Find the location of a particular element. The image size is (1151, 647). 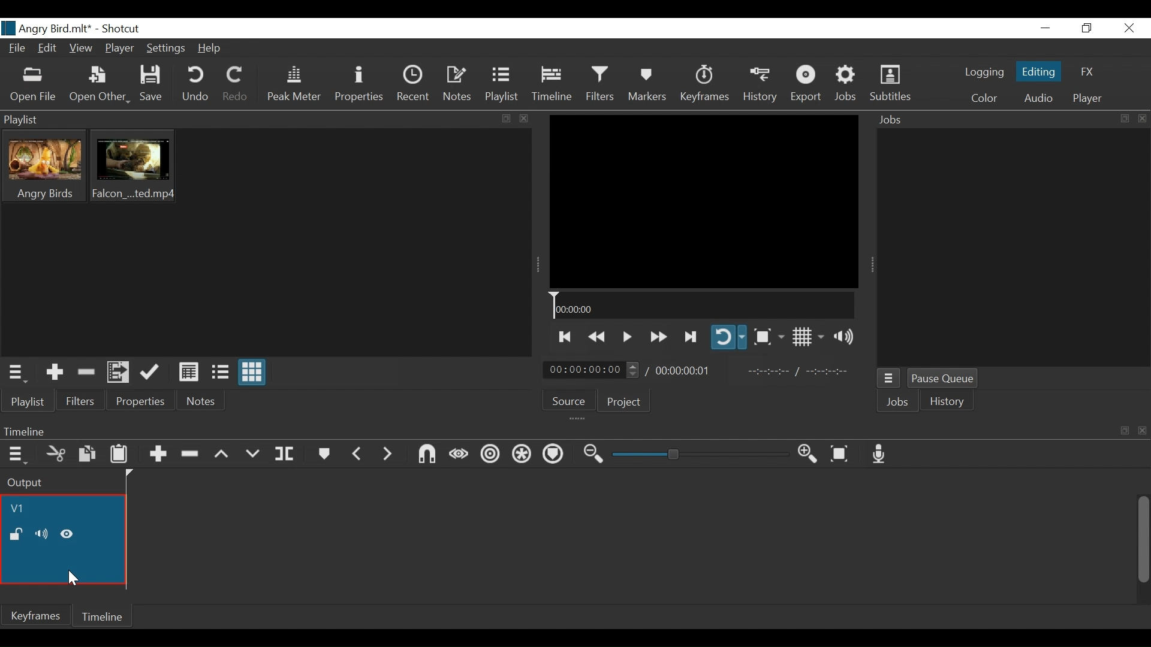

Filters is located at coordinates (82, 402).